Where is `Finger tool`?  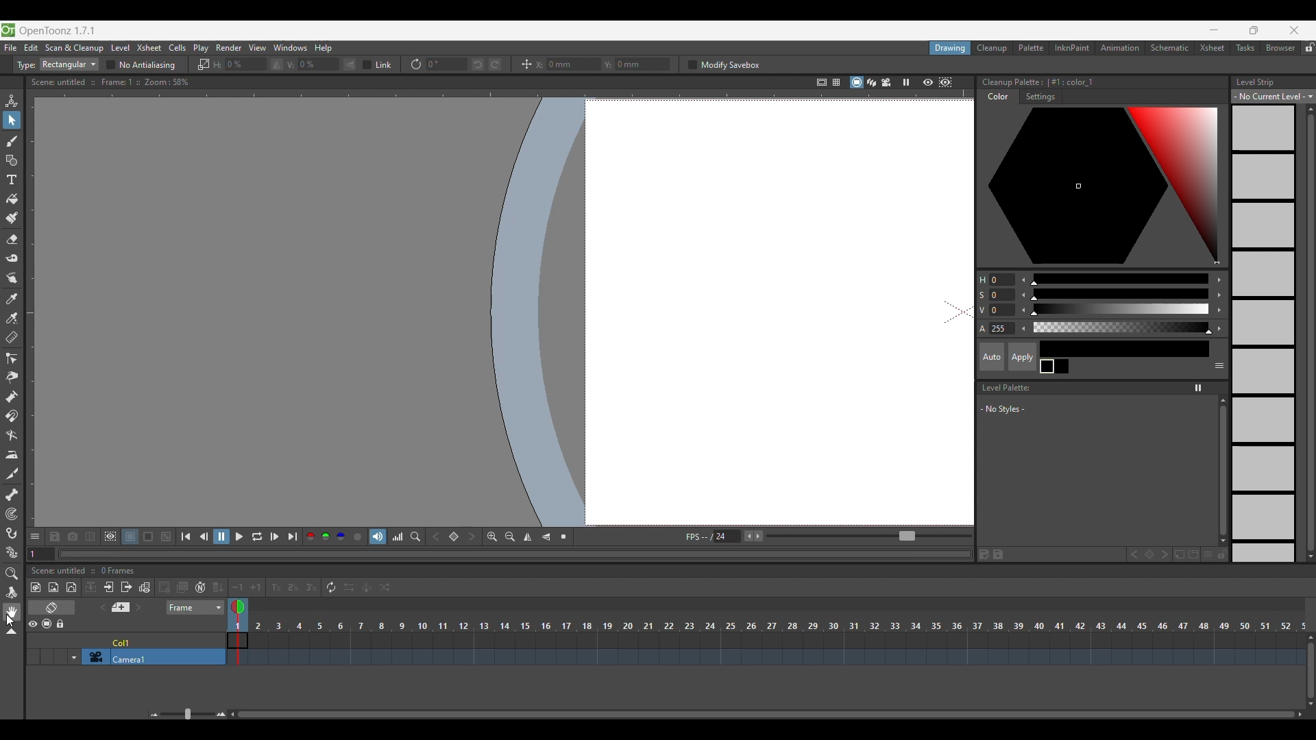
Finger tool is located at coordinates (12, 277).